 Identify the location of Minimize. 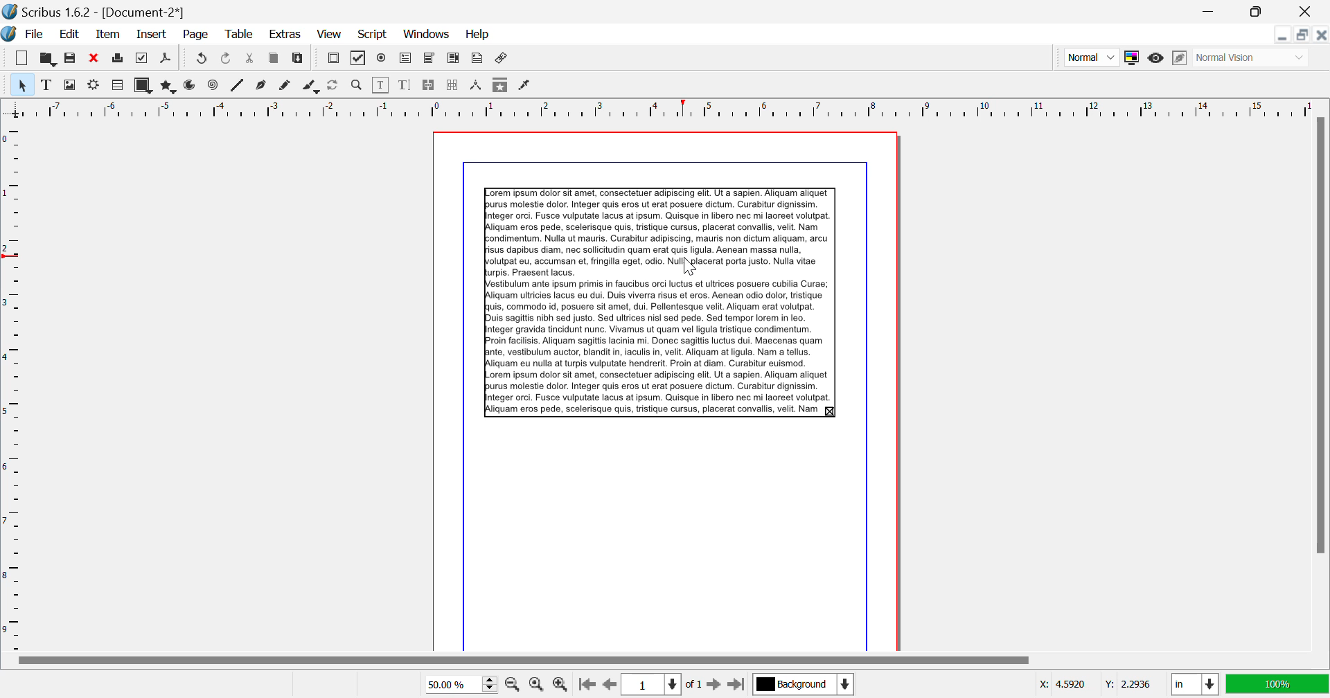
(1259, 12).